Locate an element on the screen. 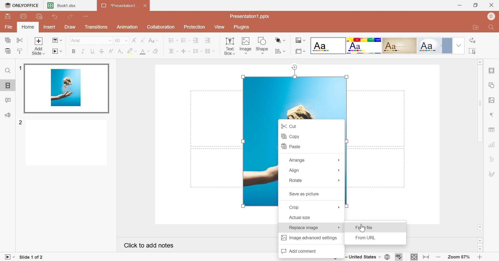 The image size is (499, 261). Spell checking is located at coordinates (397, 258).